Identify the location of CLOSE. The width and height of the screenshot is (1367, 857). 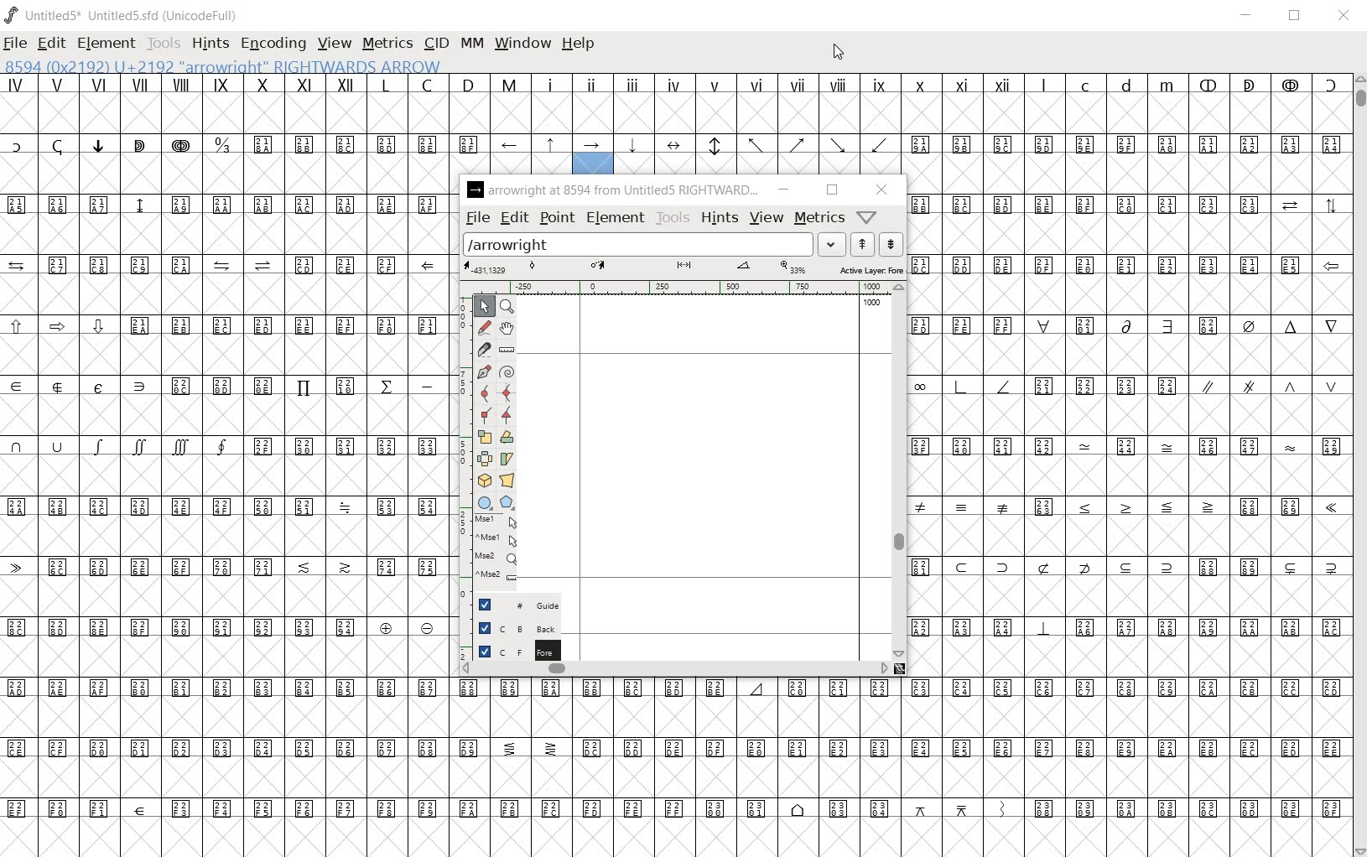
(1344, 18).